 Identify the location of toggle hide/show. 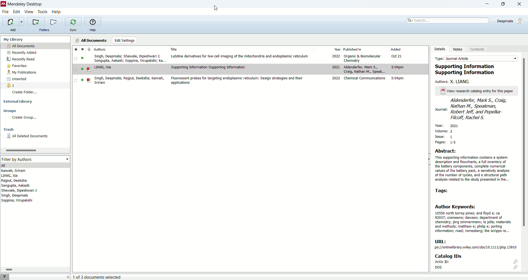
(429, 159).